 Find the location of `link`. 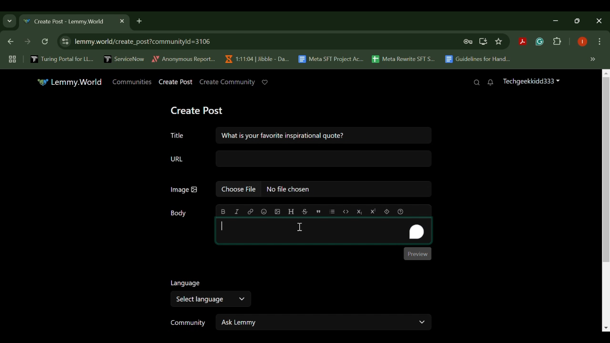

link is located at coordinates (251, 212).